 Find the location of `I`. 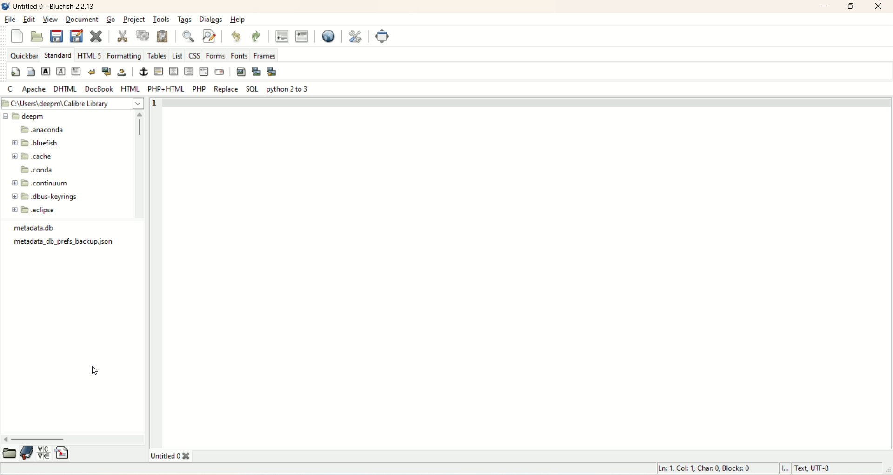

I is located at coordinates (788, 469).